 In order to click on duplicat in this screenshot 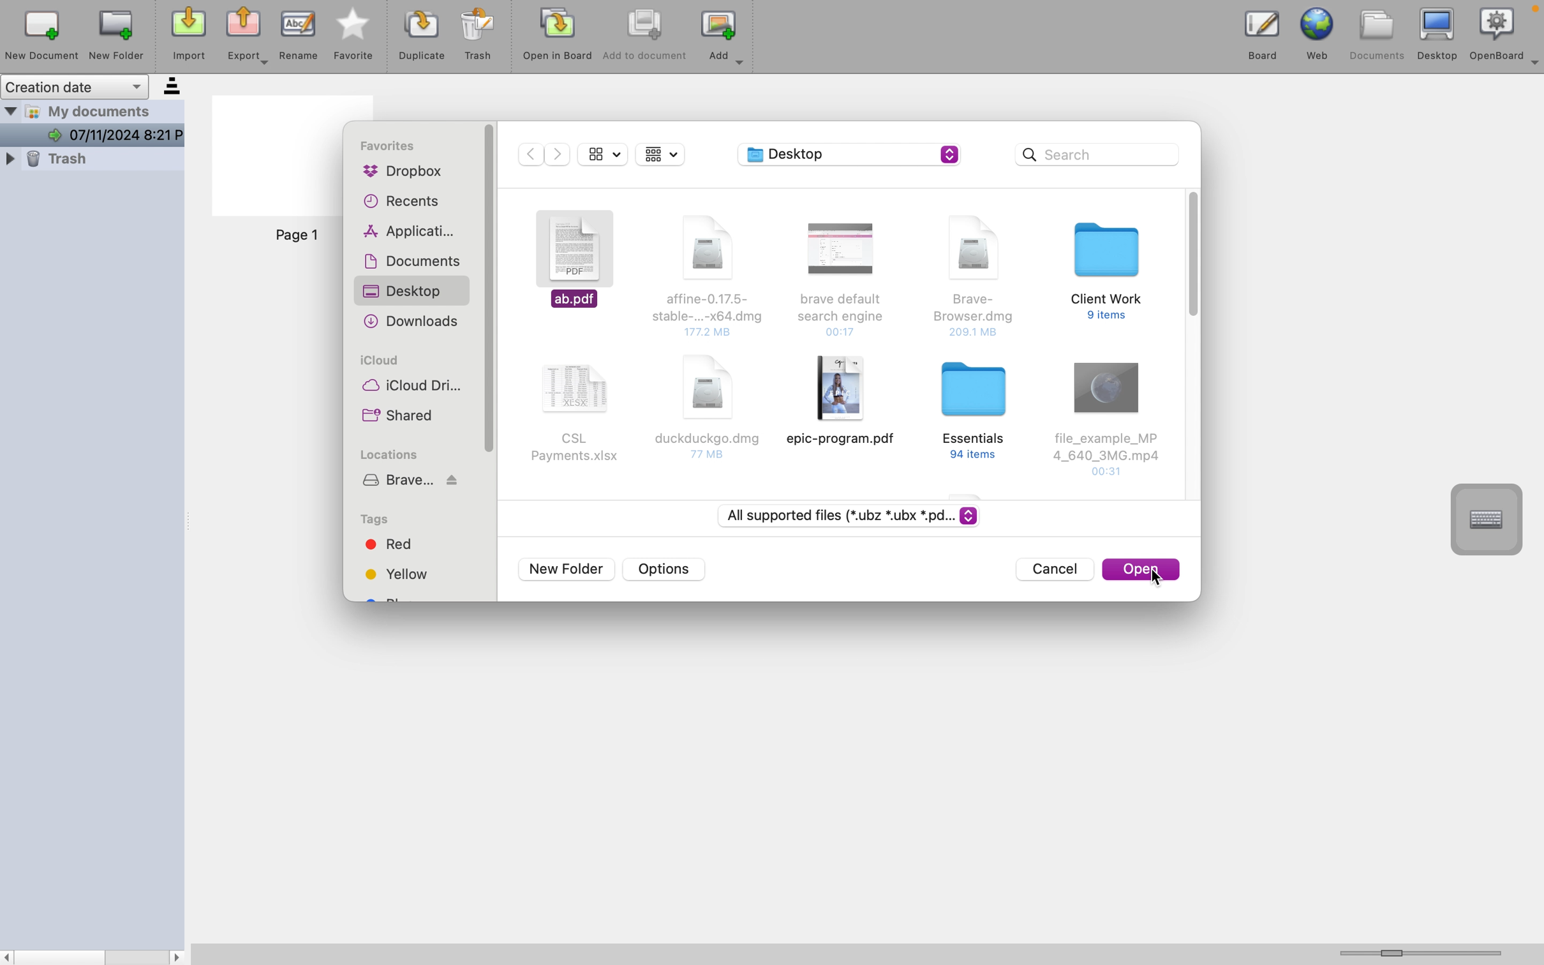, I will do `click(420, 39)`.